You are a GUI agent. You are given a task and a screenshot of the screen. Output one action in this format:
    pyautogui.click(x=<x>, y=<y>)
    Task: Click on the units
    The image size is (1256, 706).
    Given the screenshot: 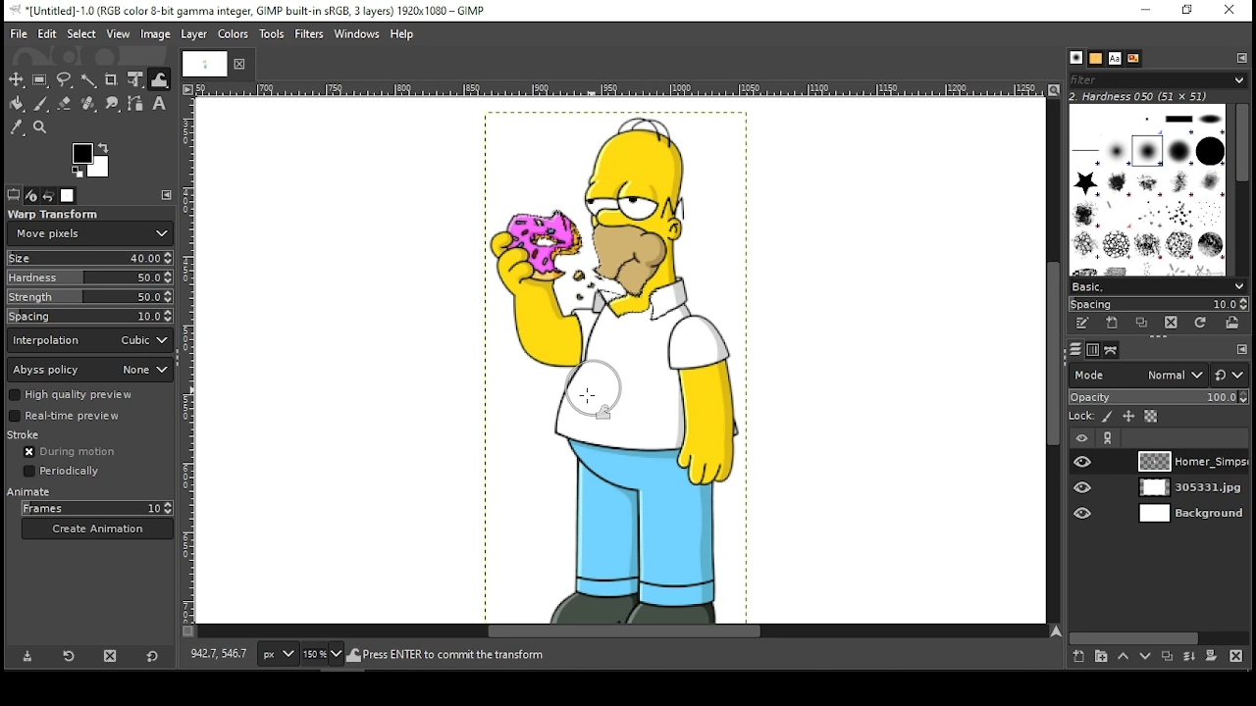 What is the action you would take?
    pyautogui.click(x=279, y=654)
    